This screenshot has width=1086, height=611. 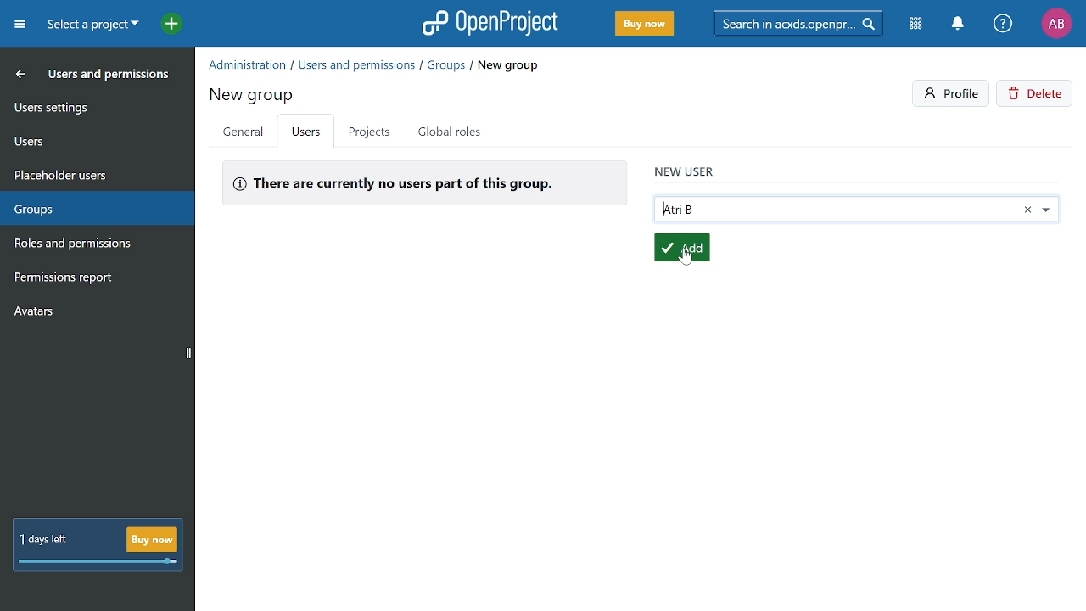 I want to click on Profile, so click(x=952, y=93).